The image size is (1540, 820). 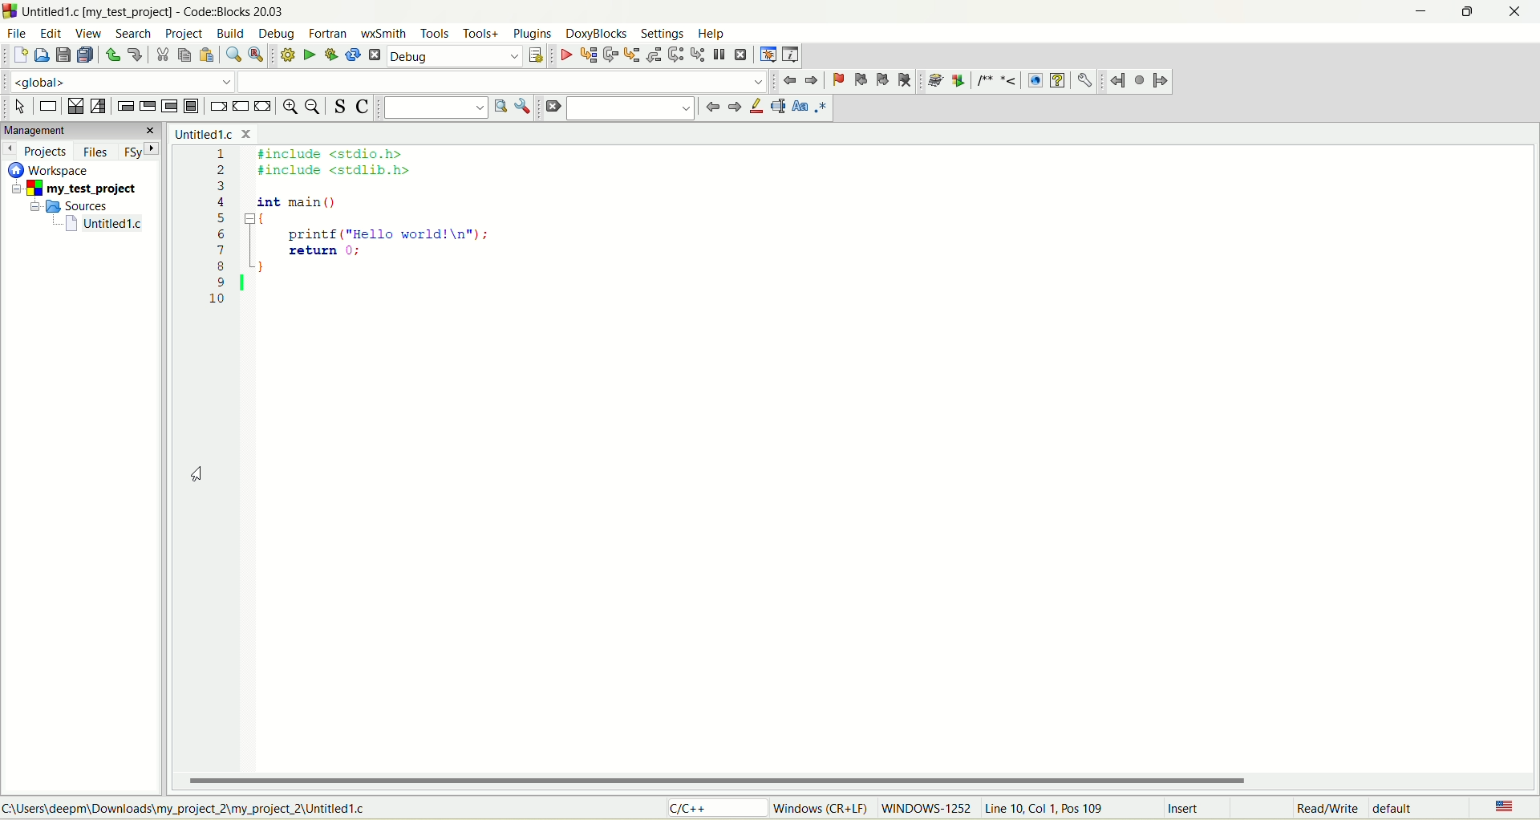 What do you see at coordinates (801, 107) in the screenshot?
I see `match case` at bounding box center [801, 107].